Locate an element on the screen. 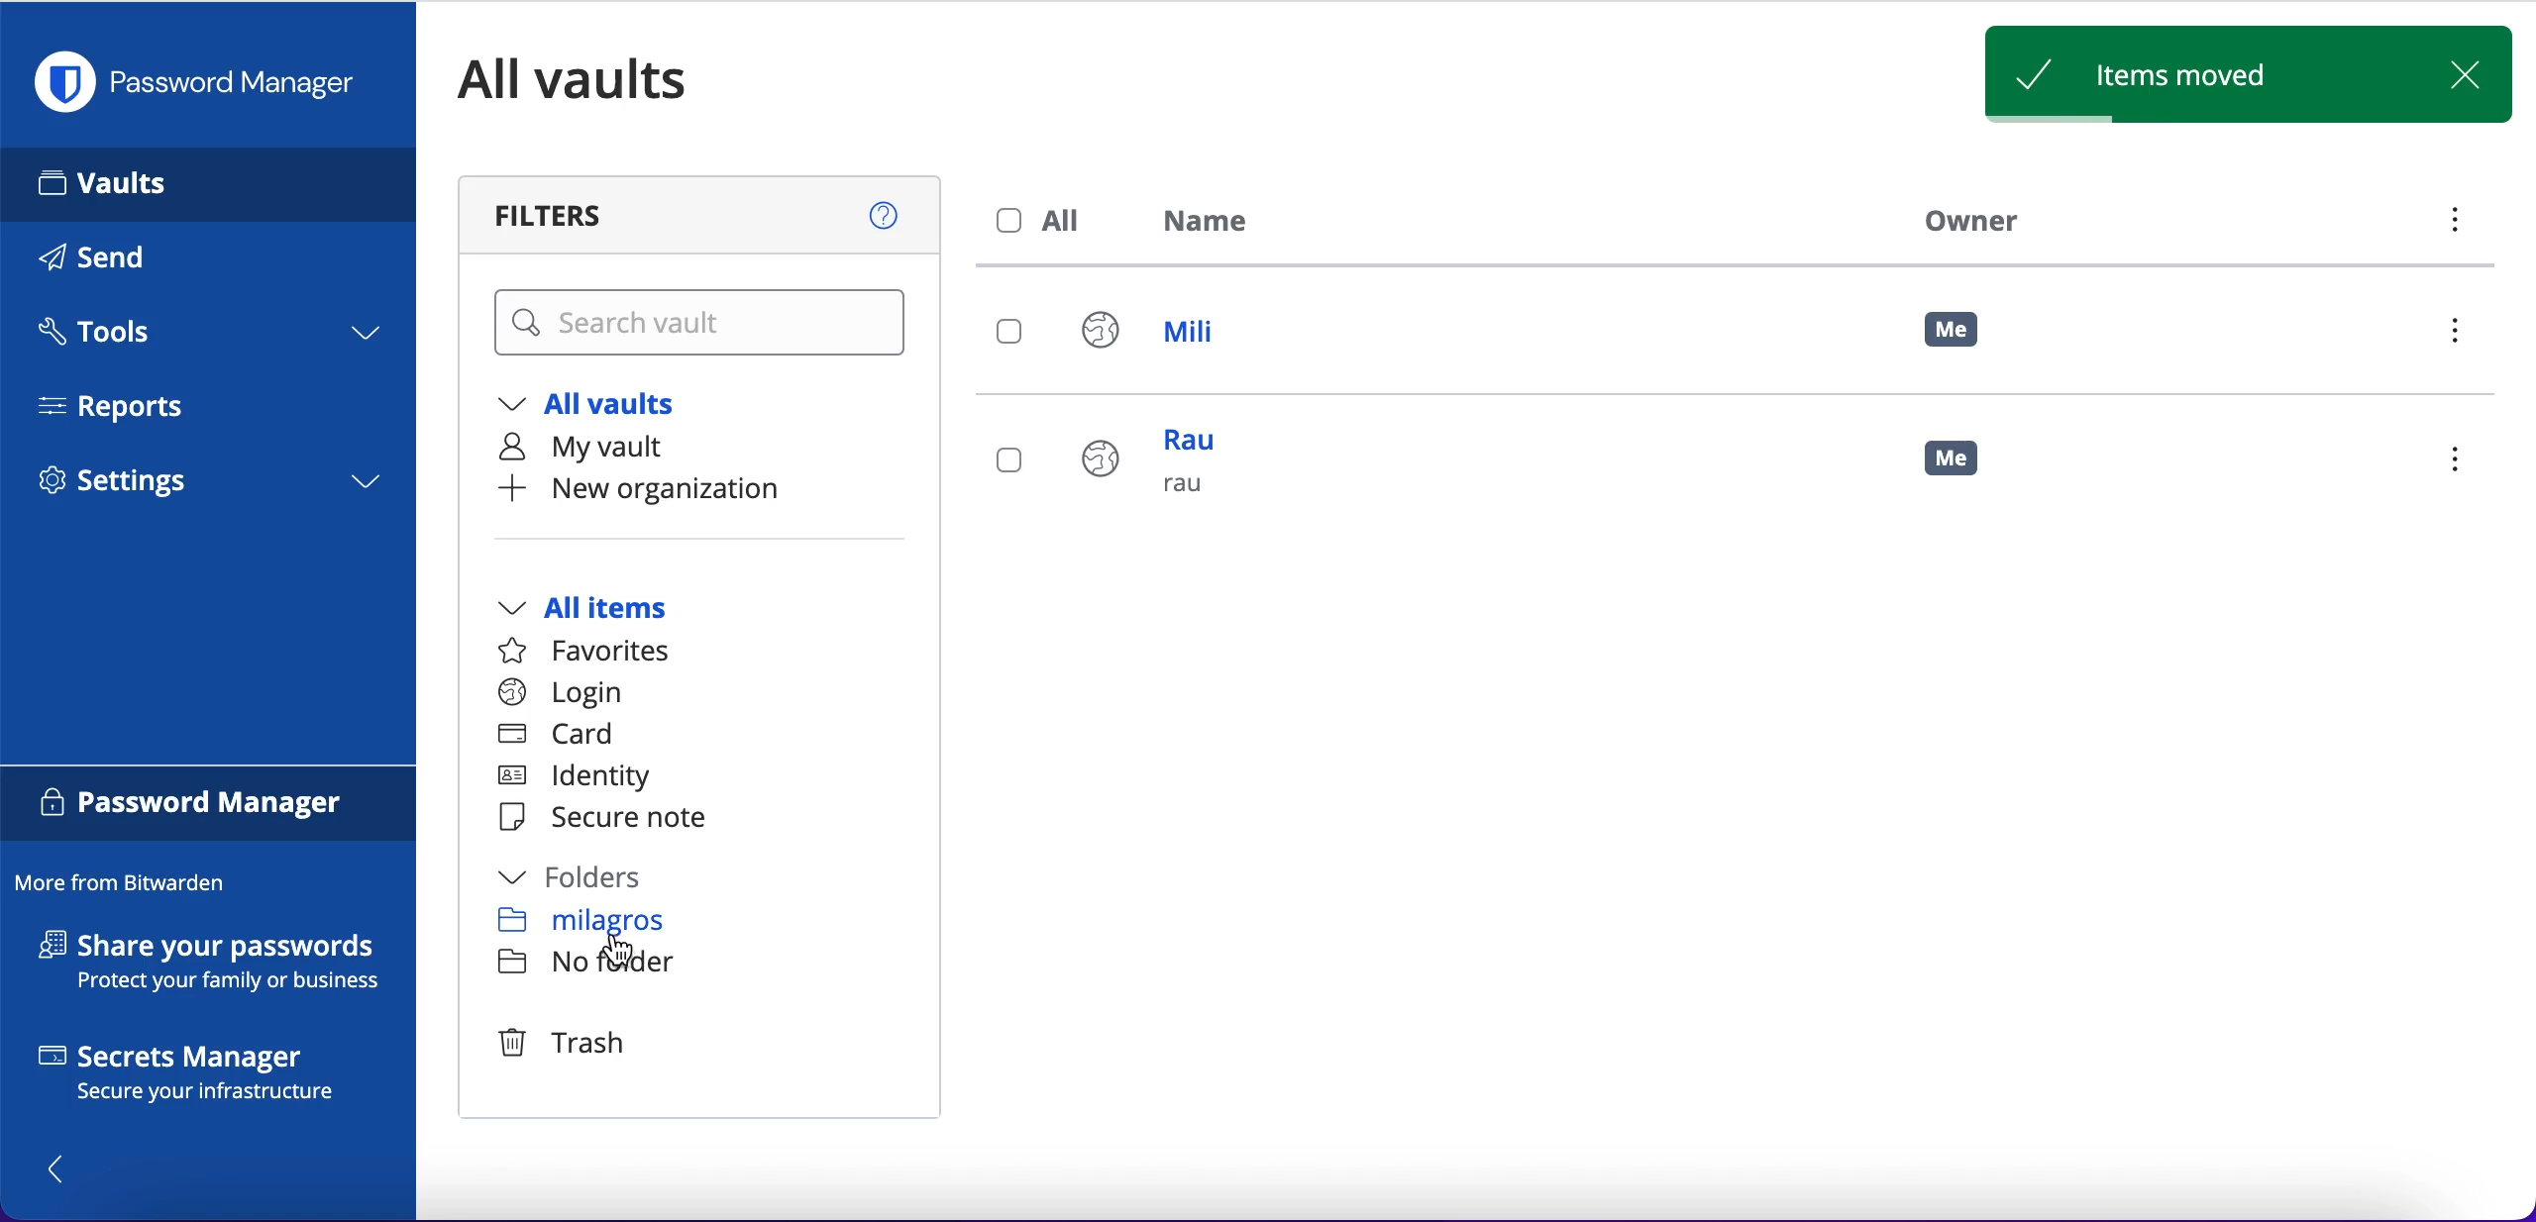  vaults is located at coordinates (208, 183).